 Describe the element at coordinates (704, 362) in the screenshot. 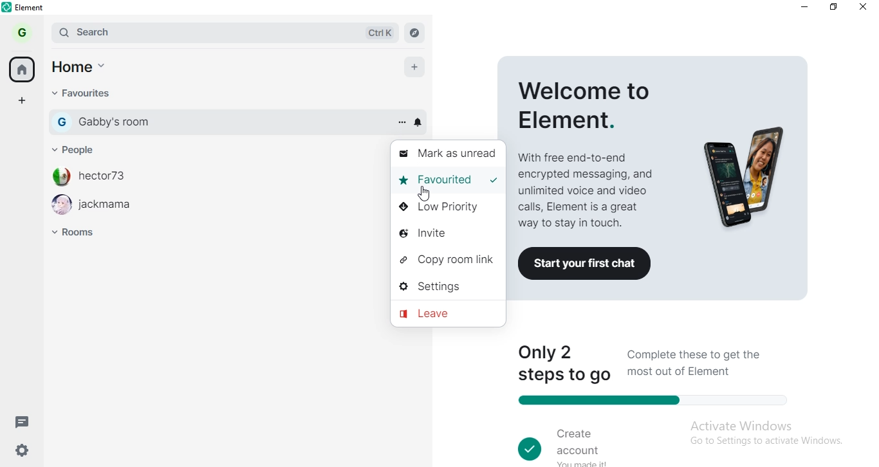

I see `Complete these to get the
most out of Element` at that location.